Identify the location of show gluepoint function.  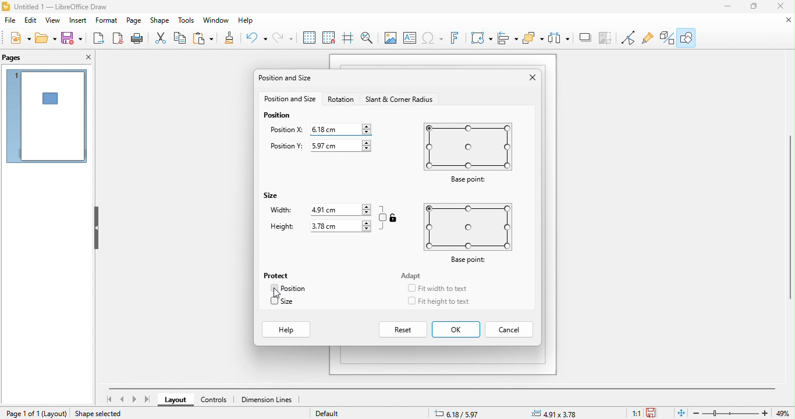
(647, 38).